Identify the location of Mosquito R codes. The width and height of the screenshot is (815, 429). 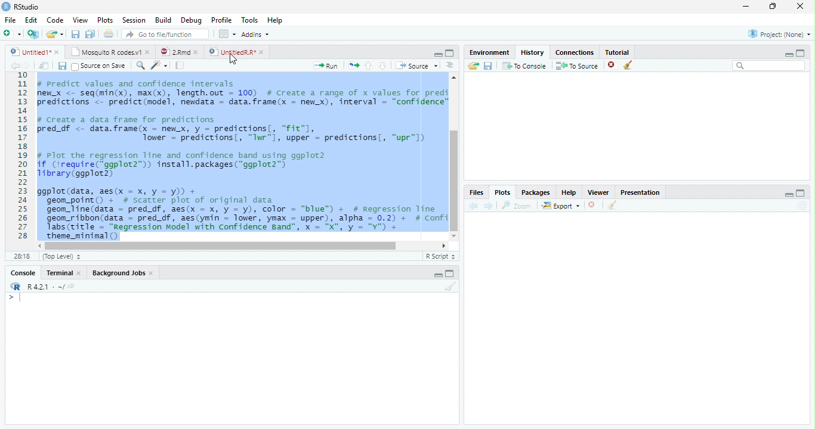
(110, 52).